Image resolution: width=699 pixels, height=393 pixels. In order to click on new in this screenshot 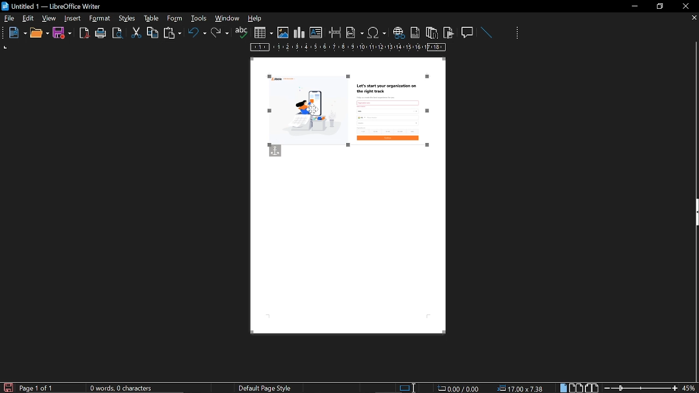, I will do `click(15, 33)`.